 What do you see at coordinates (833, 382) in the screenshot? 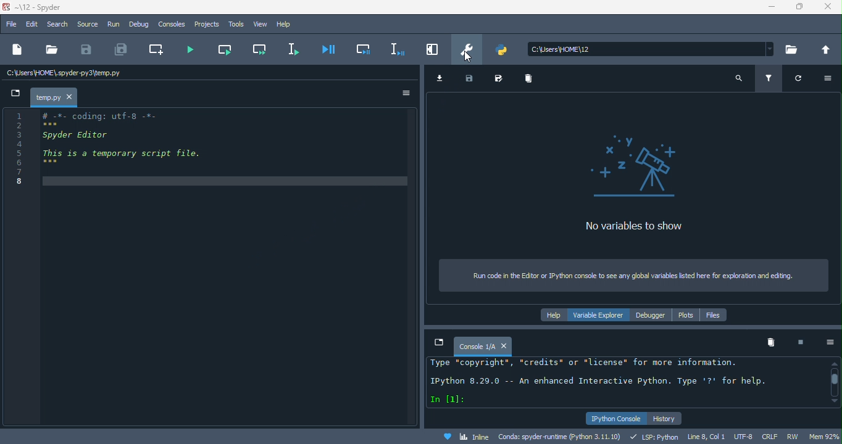
I see `vertical scroll bar` at bounding box center [833, 382].